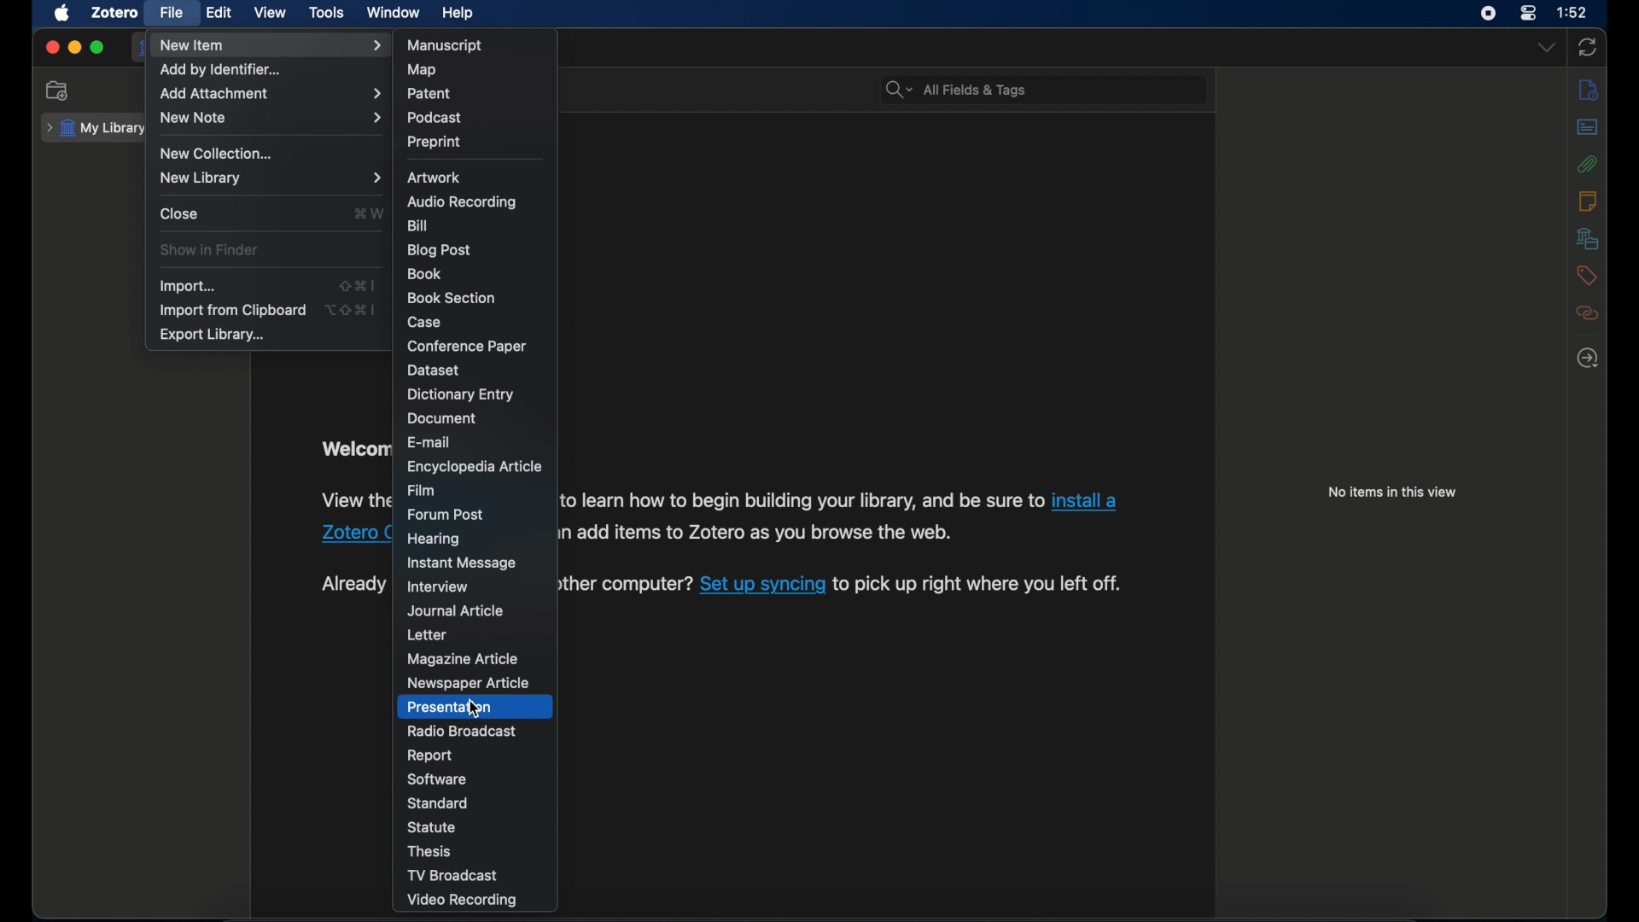 The width and height of the screenshot is (1639, 922). Describe the element at coordinates (94, 129) in the screenshot. I see `my library` at that location.